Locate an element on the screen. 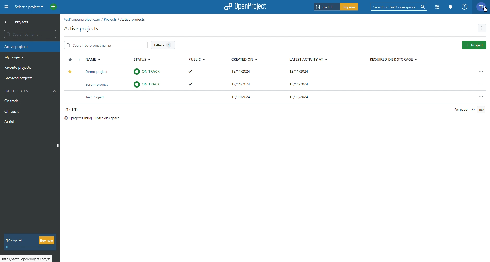 The height and width of the screenshot is (262, 490). 12/11/2024 is located at coordinates (300, 97).